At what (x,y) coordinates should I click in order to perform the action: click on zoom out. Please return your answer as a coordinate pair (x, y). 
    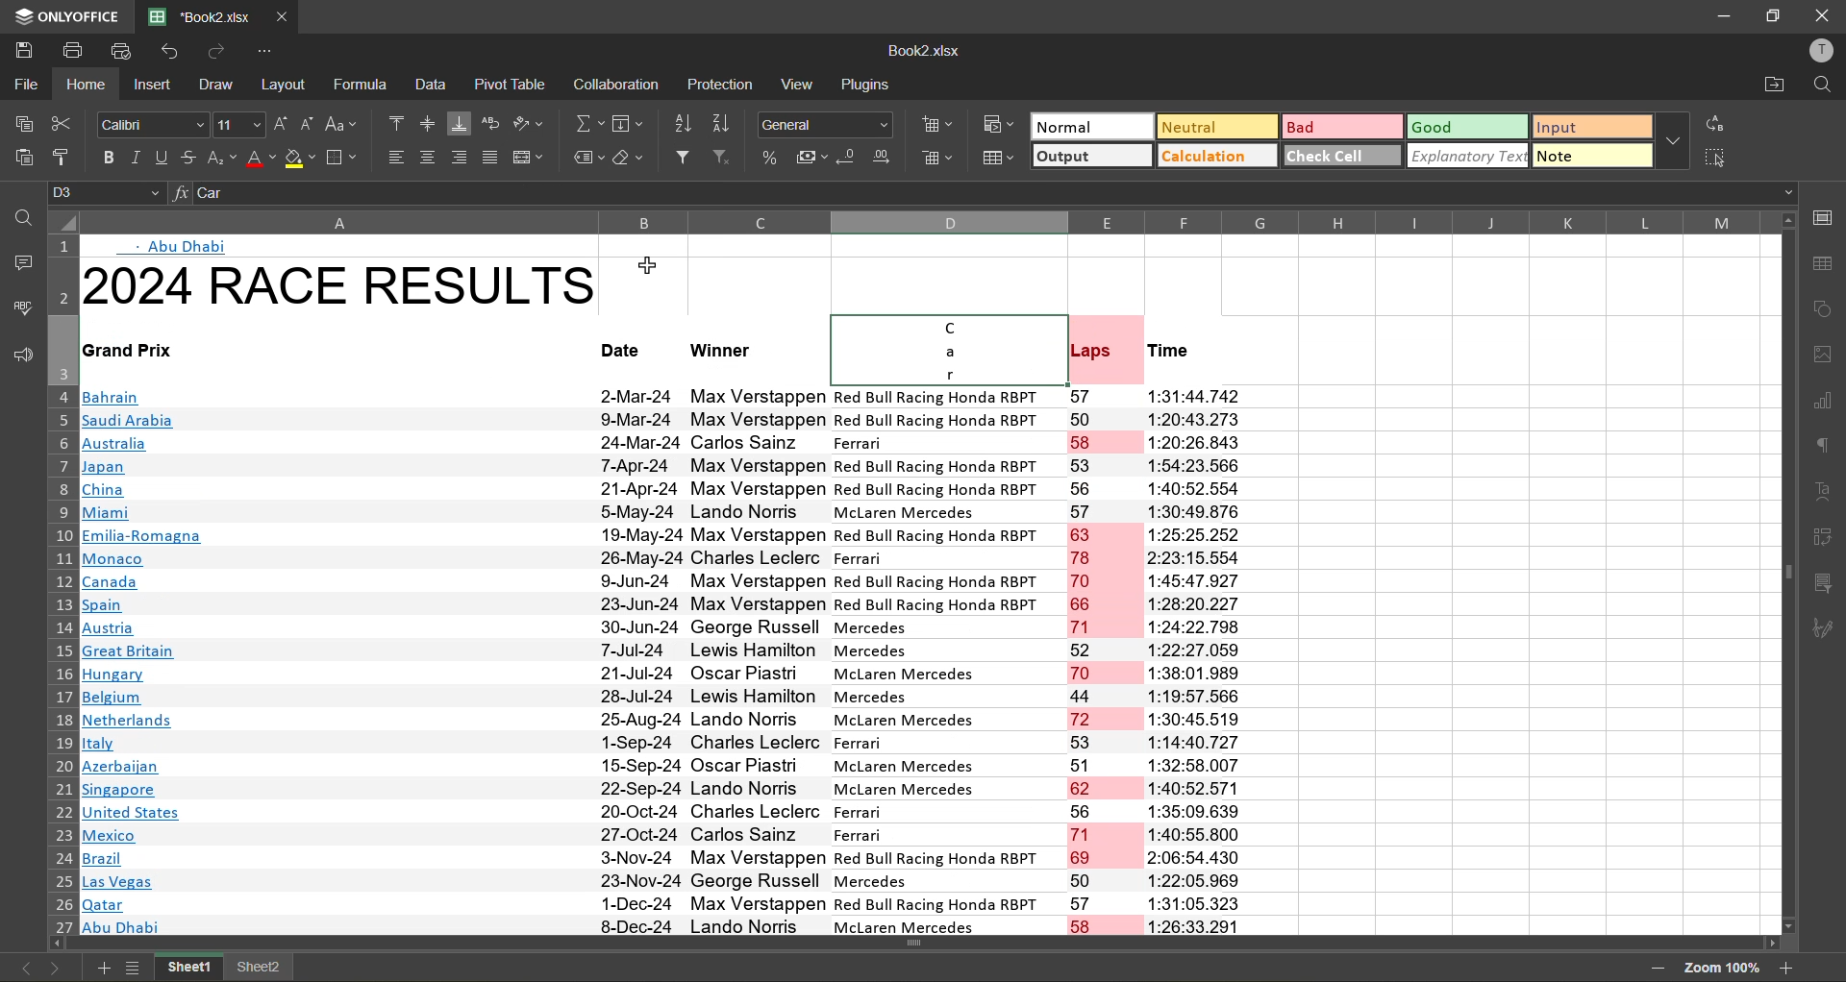
    Looking at the image, I should click on (1665, 969).